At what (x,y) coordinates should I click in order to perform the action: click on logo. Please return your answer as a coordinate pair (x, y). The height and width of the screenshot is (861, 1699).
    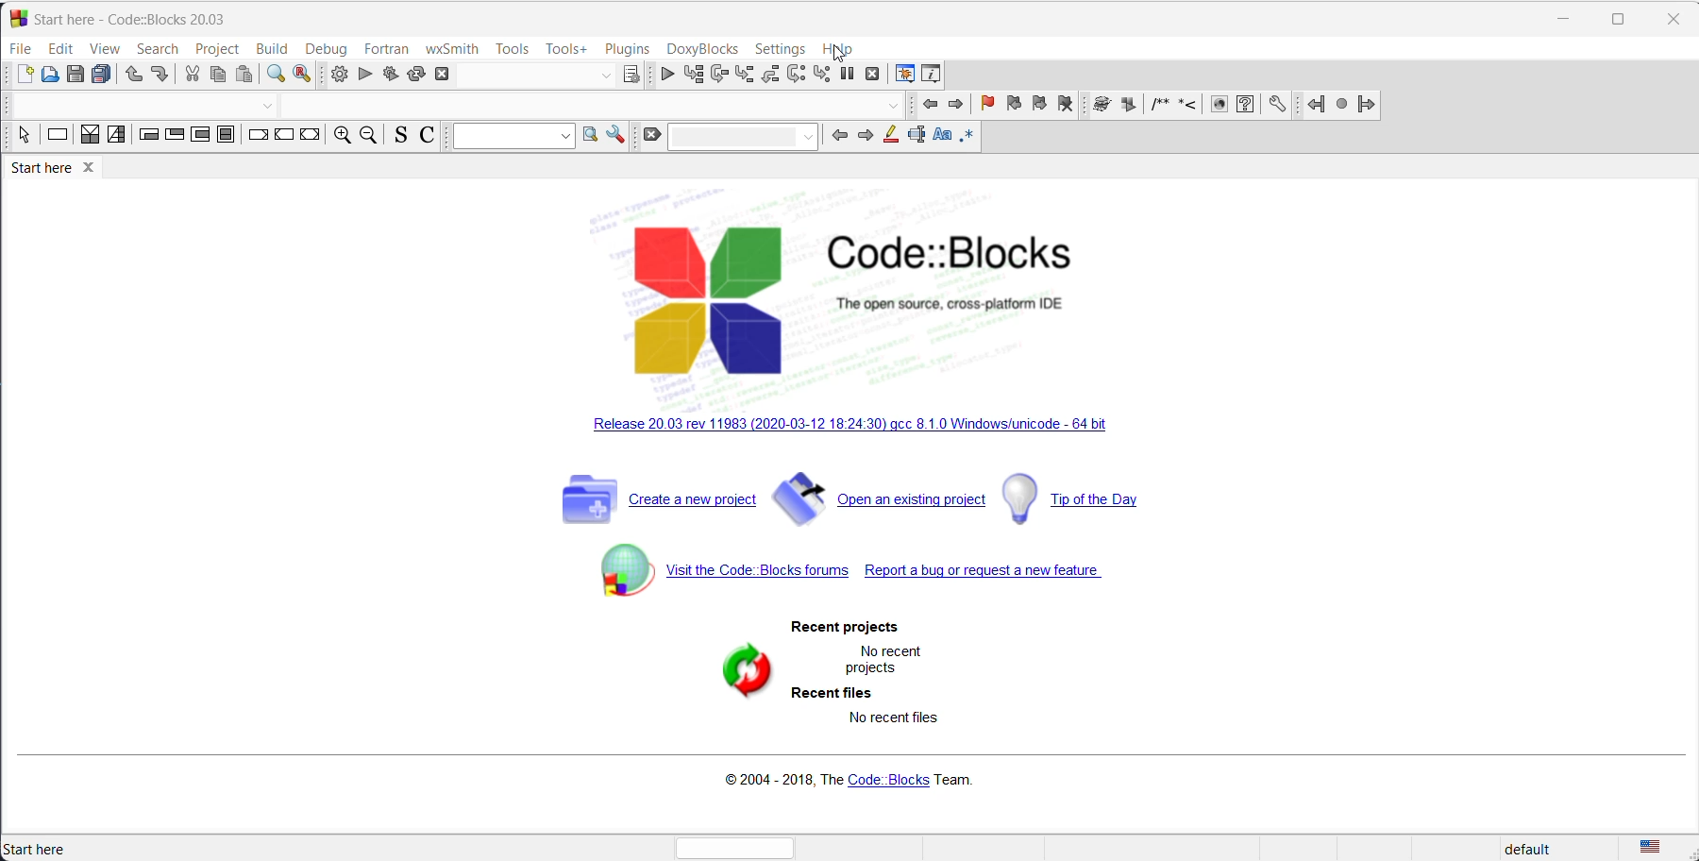
    Looking at the image, I should click on (863, 301).